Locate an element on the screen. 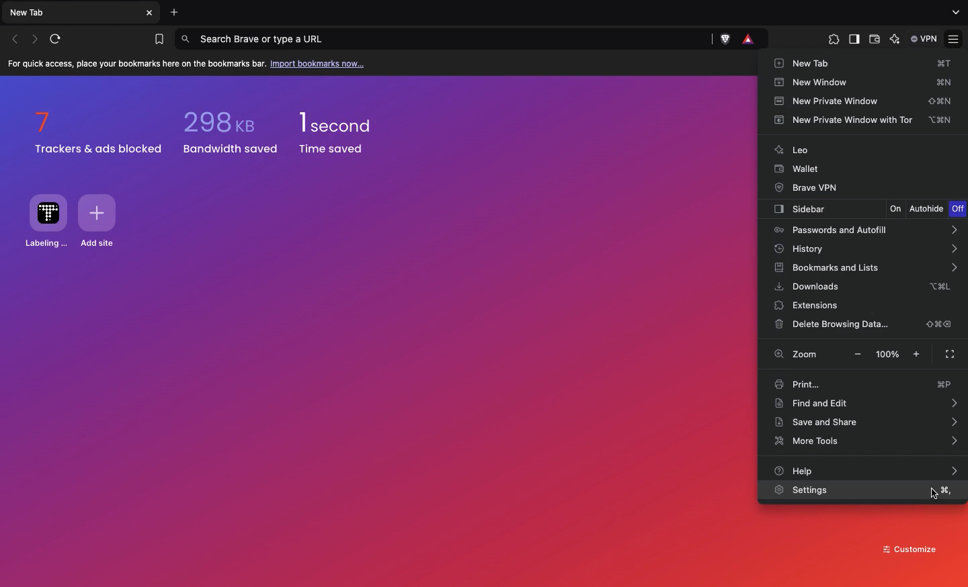  7 trackers & ads blocked is located at coordinates (97, 134).